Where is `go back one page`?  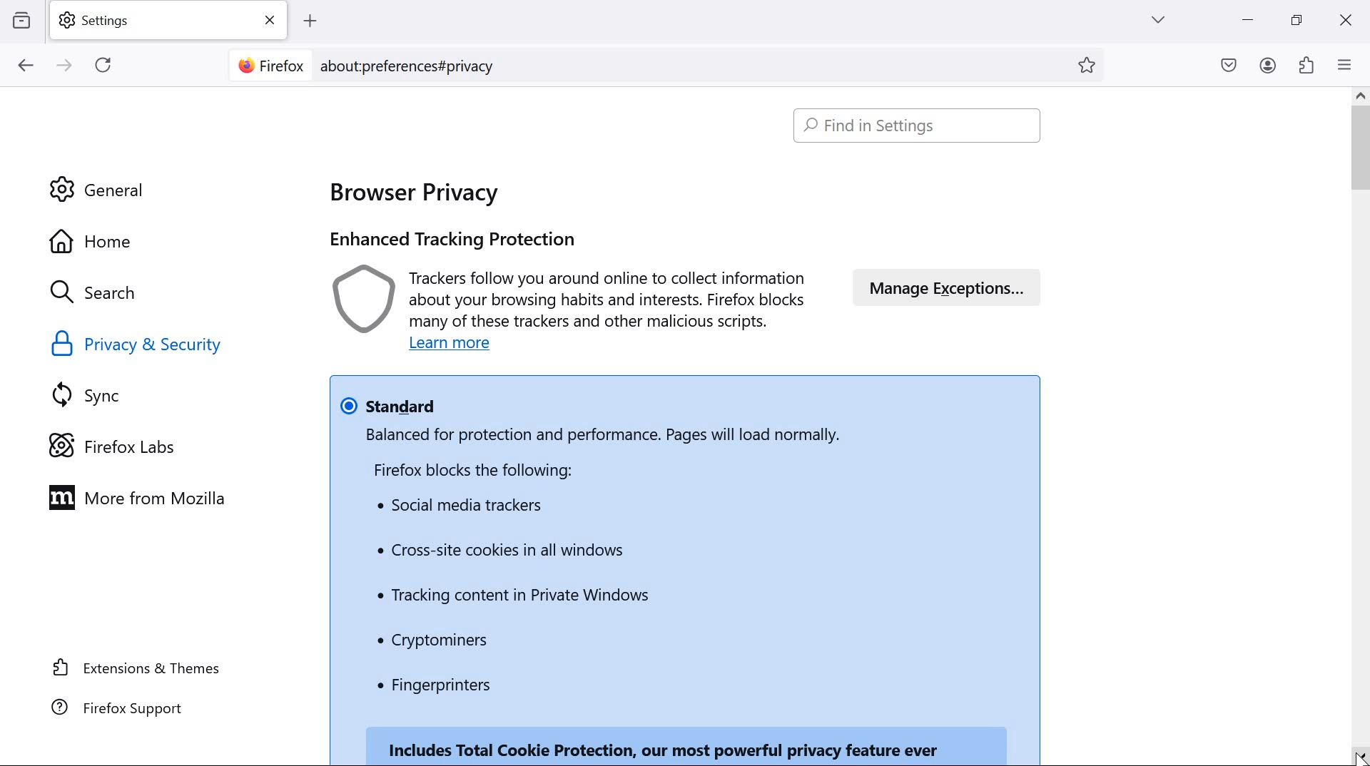 go back one page is located at coordinates (26, 65).